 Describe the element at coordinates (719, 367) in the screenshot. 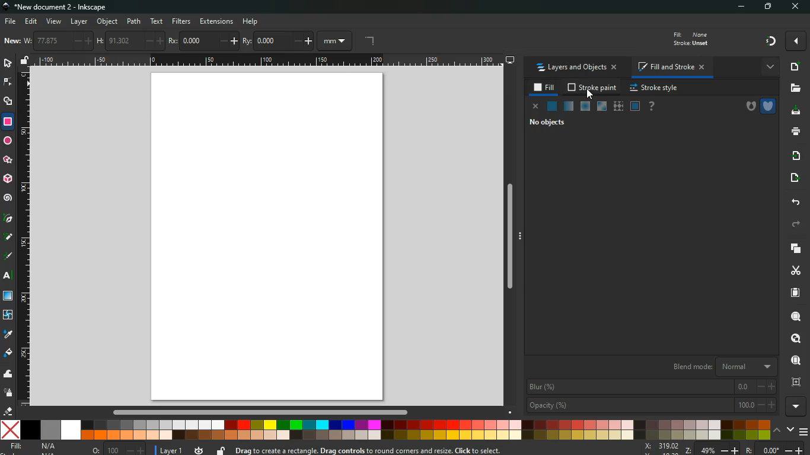

I see `blend mode` at that location.